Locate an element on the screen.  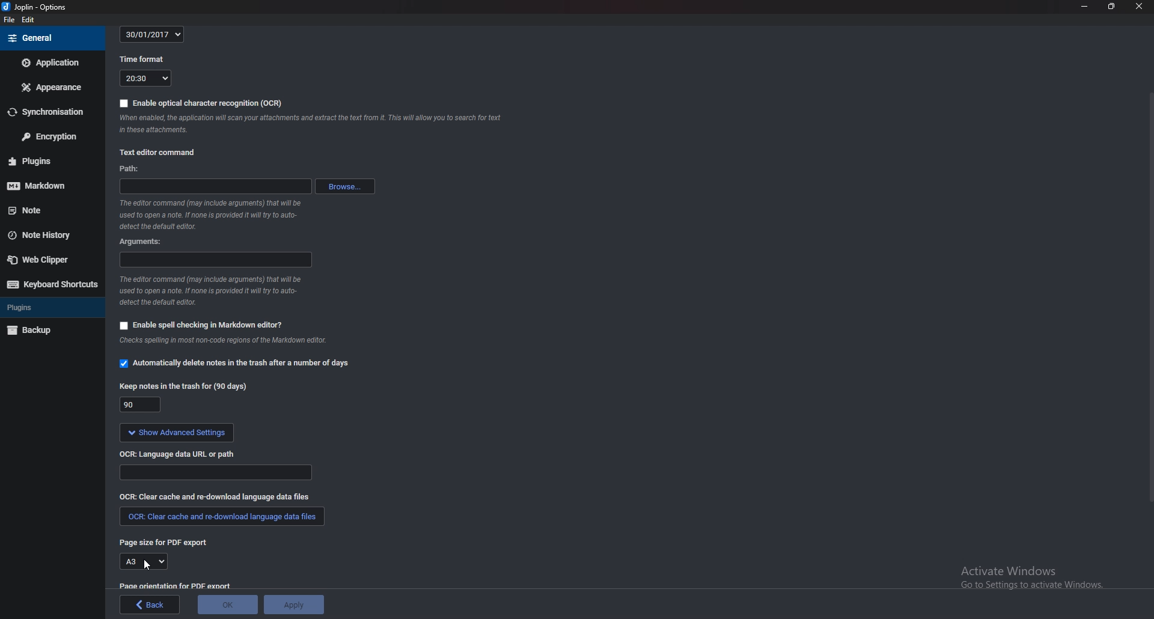
90 days is located at coordinates (141, 405).